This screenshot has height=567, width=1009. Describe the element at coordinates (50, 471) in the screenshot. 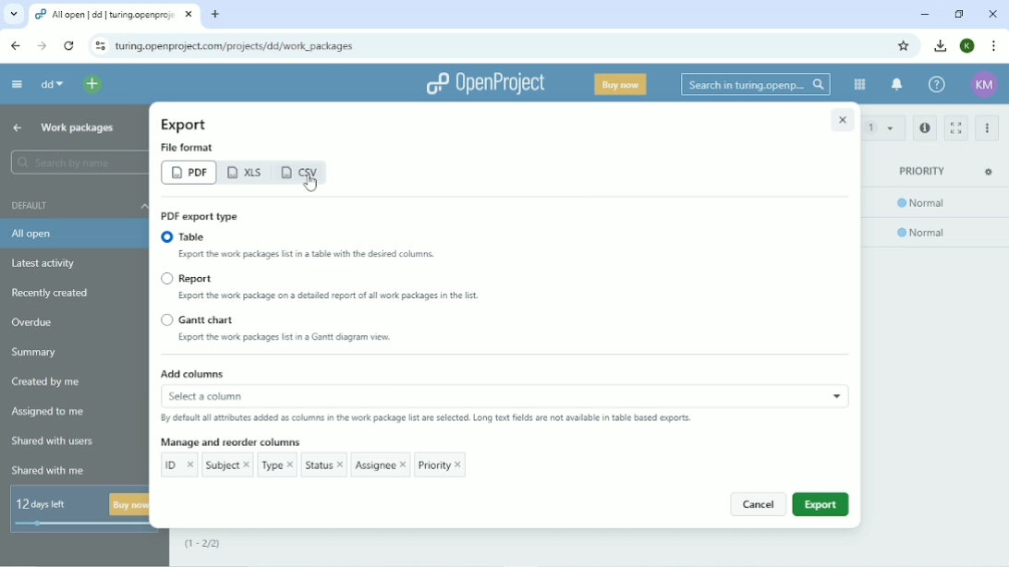

I see `Shared with me` at that location.